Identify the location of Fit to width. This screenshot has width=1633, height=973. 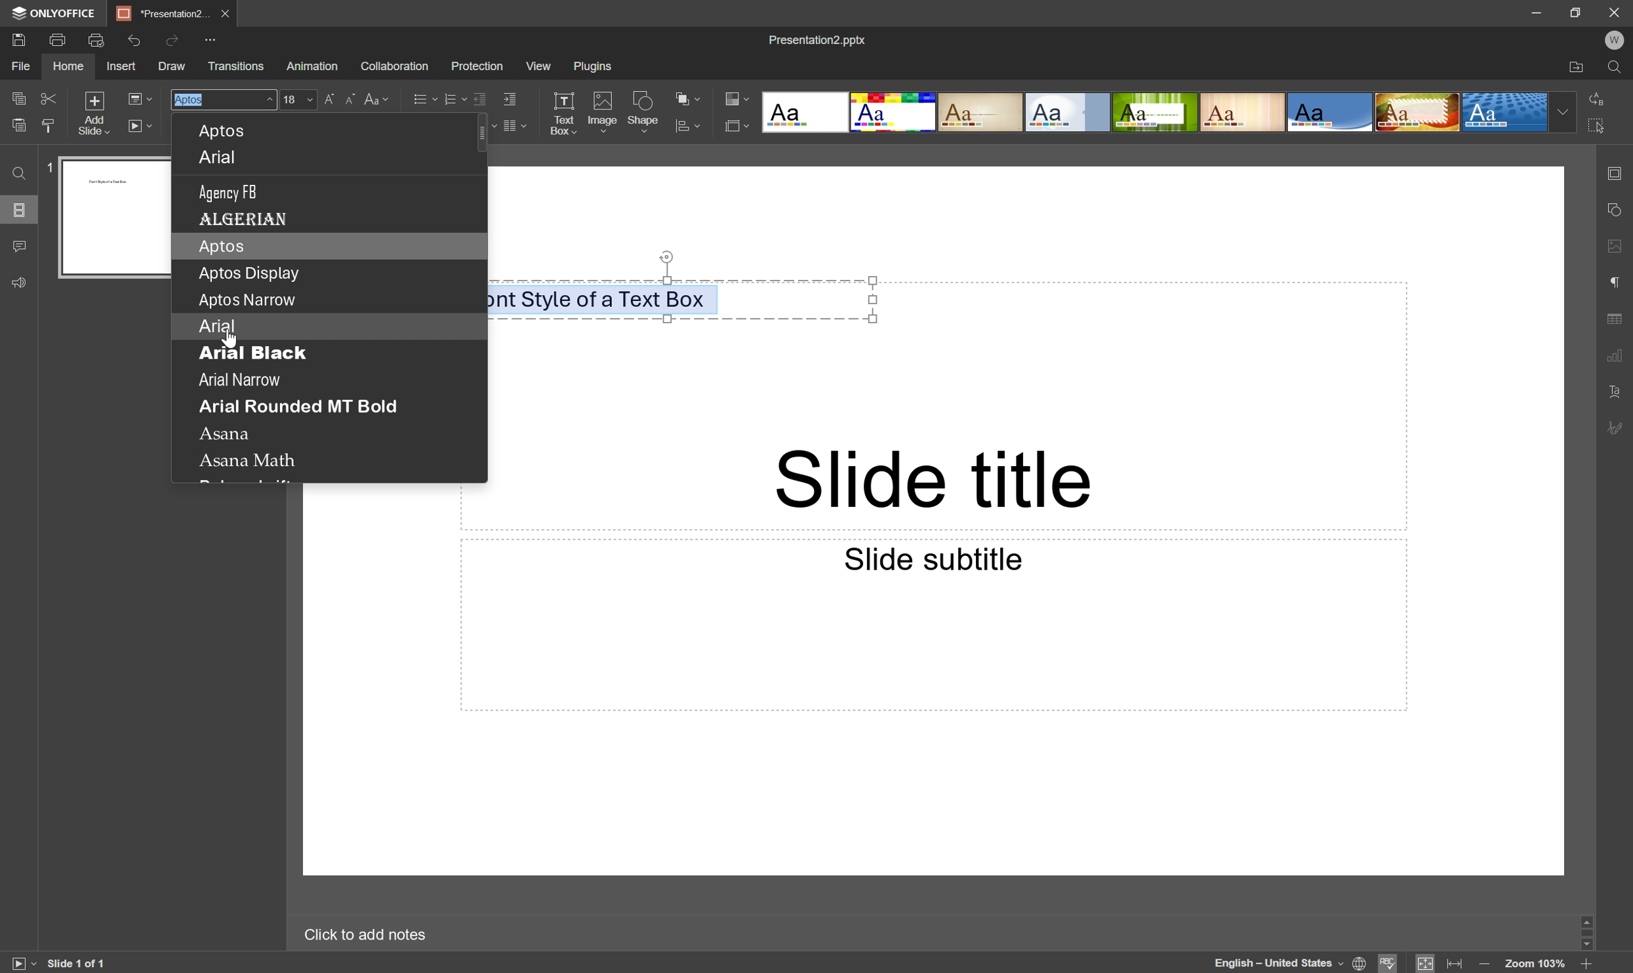
(1458, 963).